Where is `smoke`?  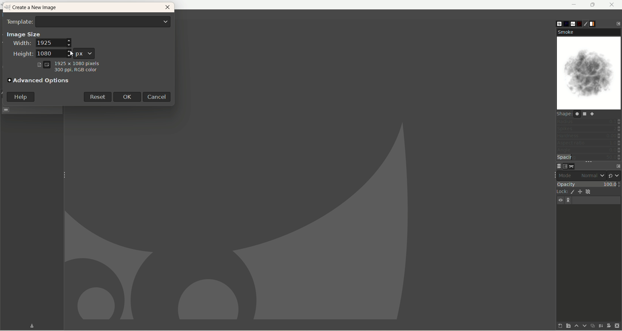
smoke is located at coordinates (590, 69).